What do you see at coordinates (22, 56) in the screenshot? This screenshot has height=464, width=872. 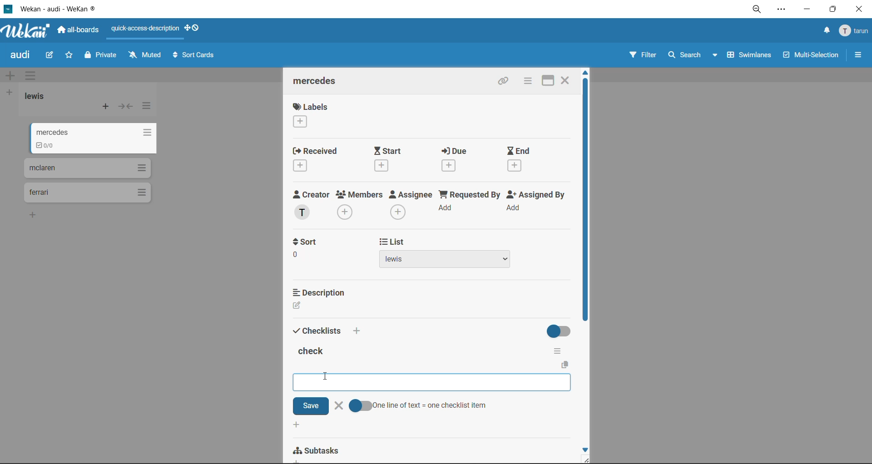 I see `board title` at bounding box center [22, 56].